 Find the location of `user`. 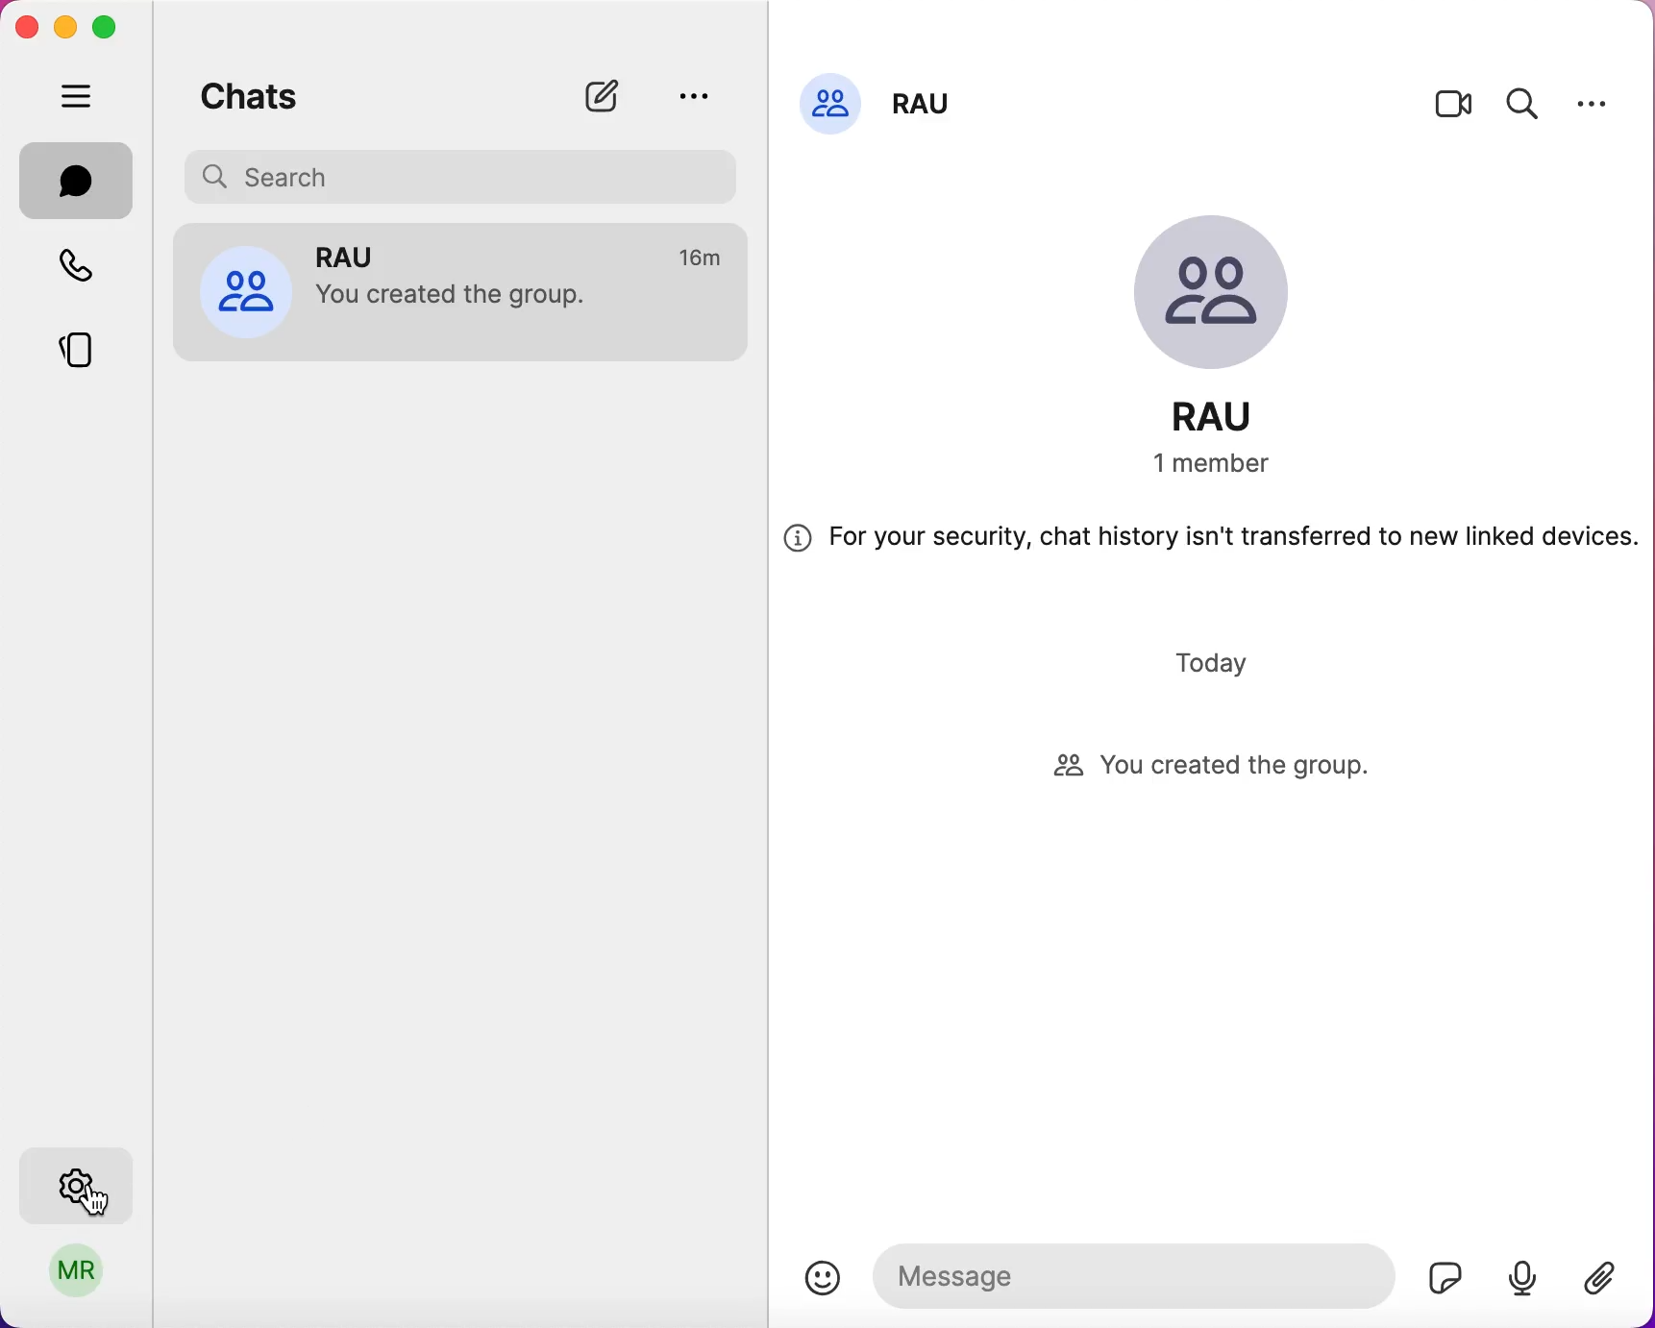

user is located at coordinates (78, 1277).